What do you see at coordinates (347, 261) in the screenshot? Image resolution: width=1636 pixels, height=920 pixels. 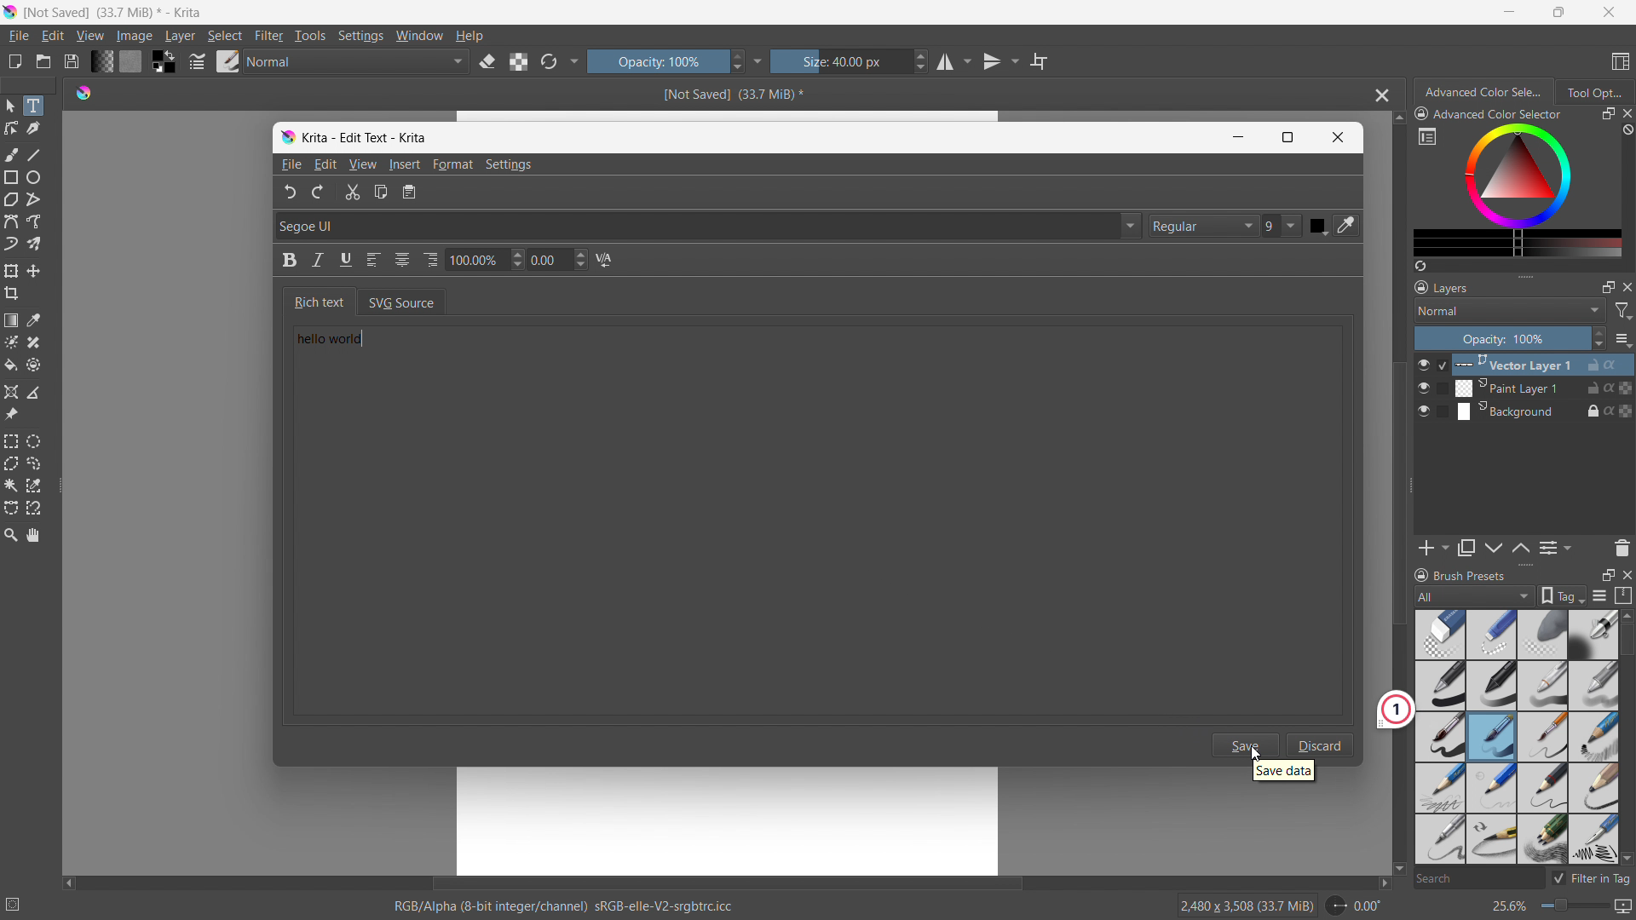 I see `Underline` at bounding box center [347, 261].